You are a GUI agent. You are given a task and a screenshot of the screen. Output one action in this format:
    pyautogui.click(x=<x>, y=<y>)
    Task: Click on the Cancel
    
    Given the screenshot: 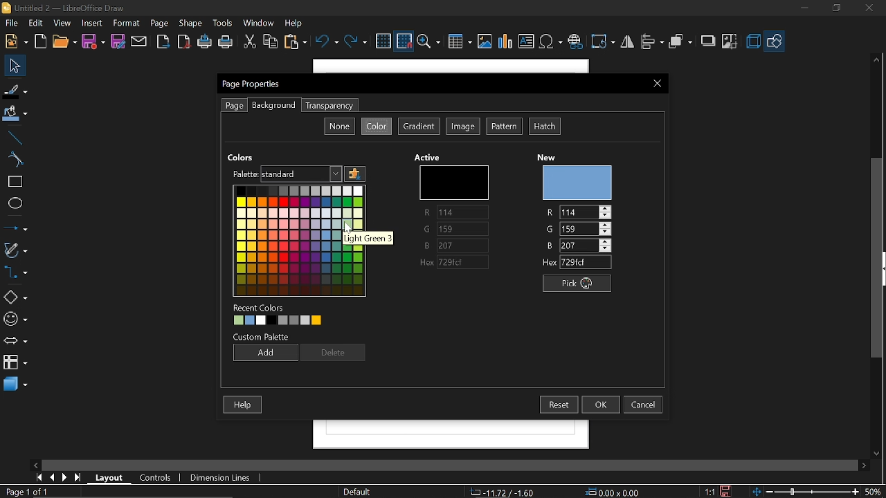 What is the action you would take?
    pyautogui.click(x=644, y=404)
    